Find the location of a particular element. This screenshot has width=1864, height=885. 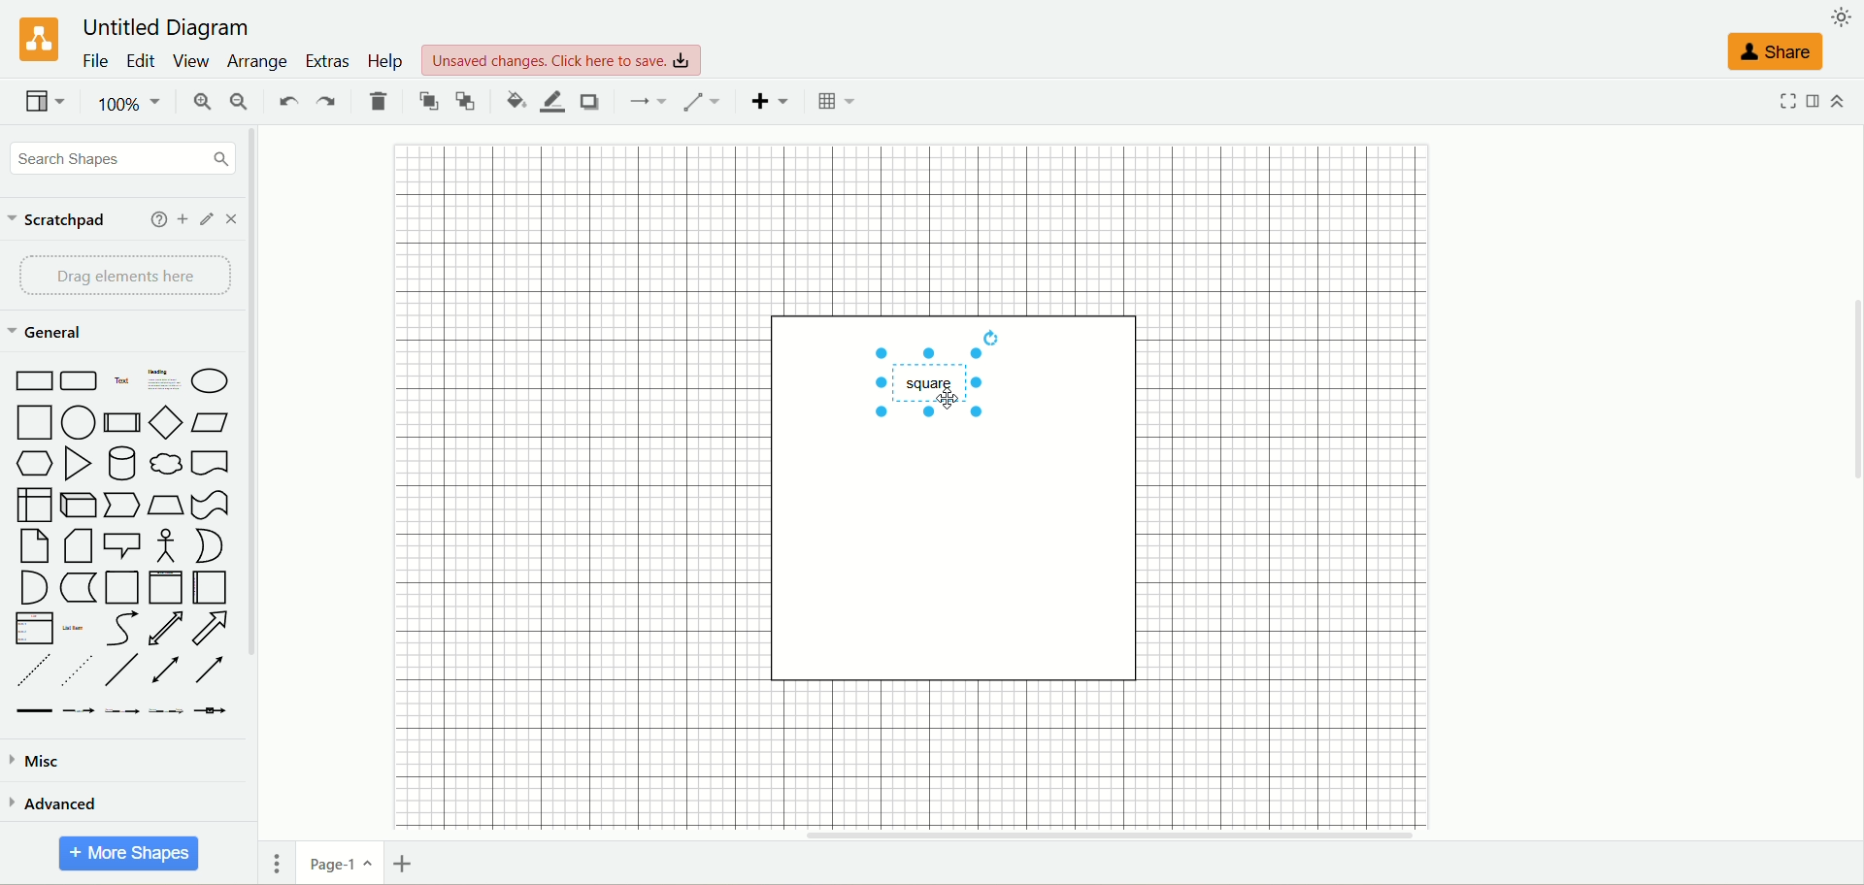

delete is located at coordinates (376, 101).